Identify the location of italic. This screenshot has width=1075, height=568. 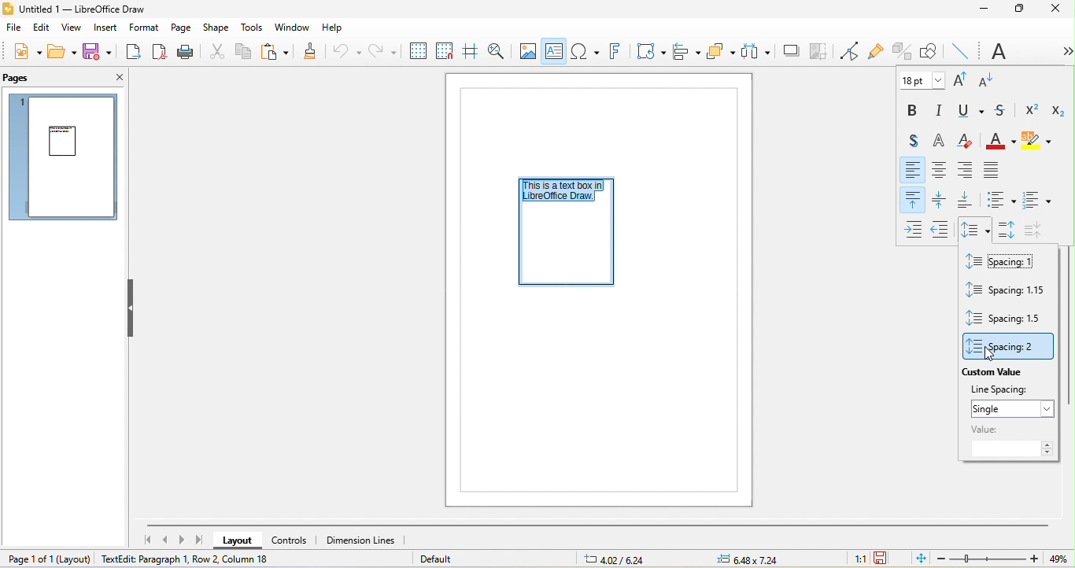
(944, 109).